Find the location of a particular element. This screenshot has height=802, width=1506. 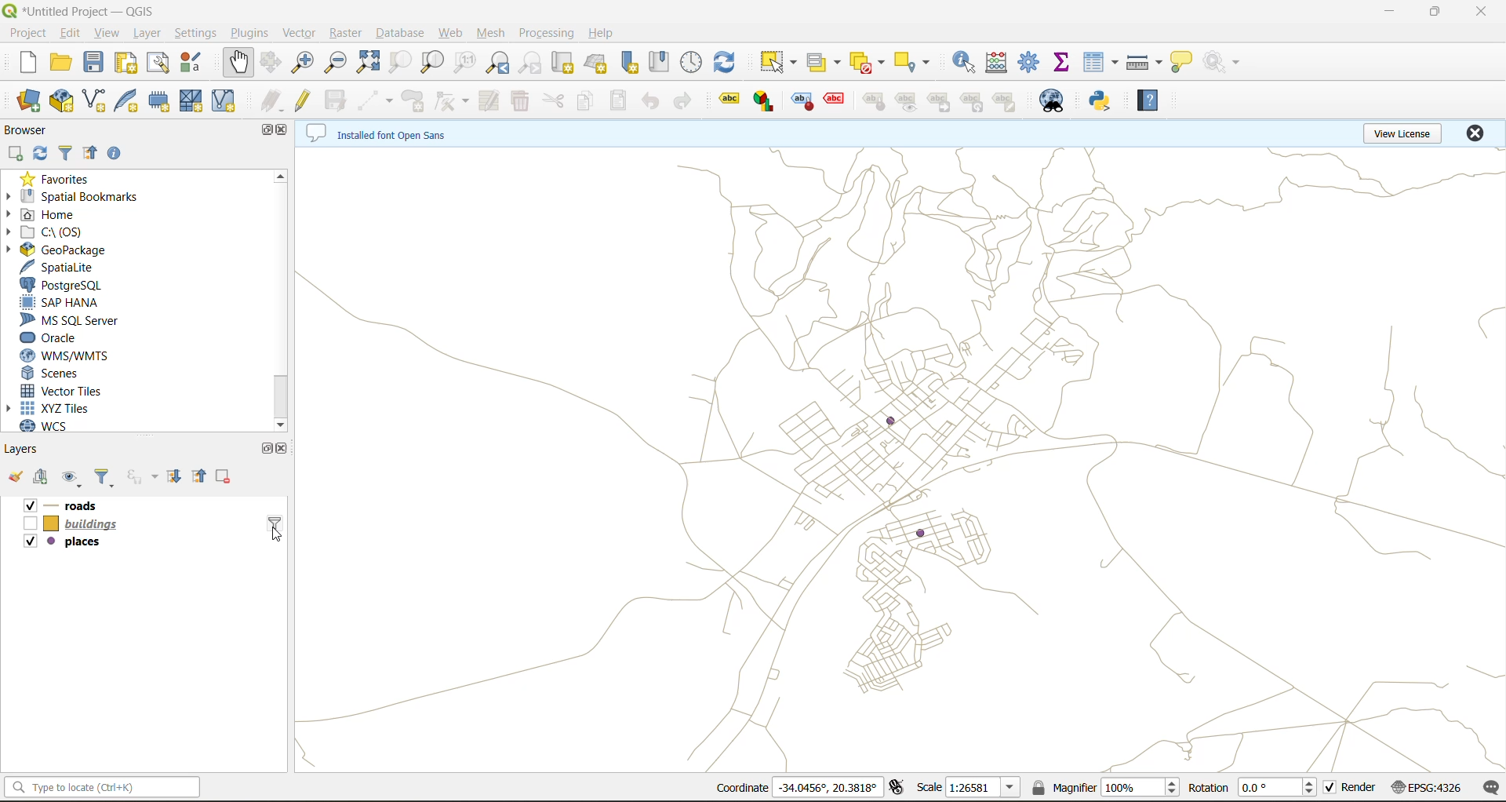

new virtual layer is located at coordinates (224, 103).